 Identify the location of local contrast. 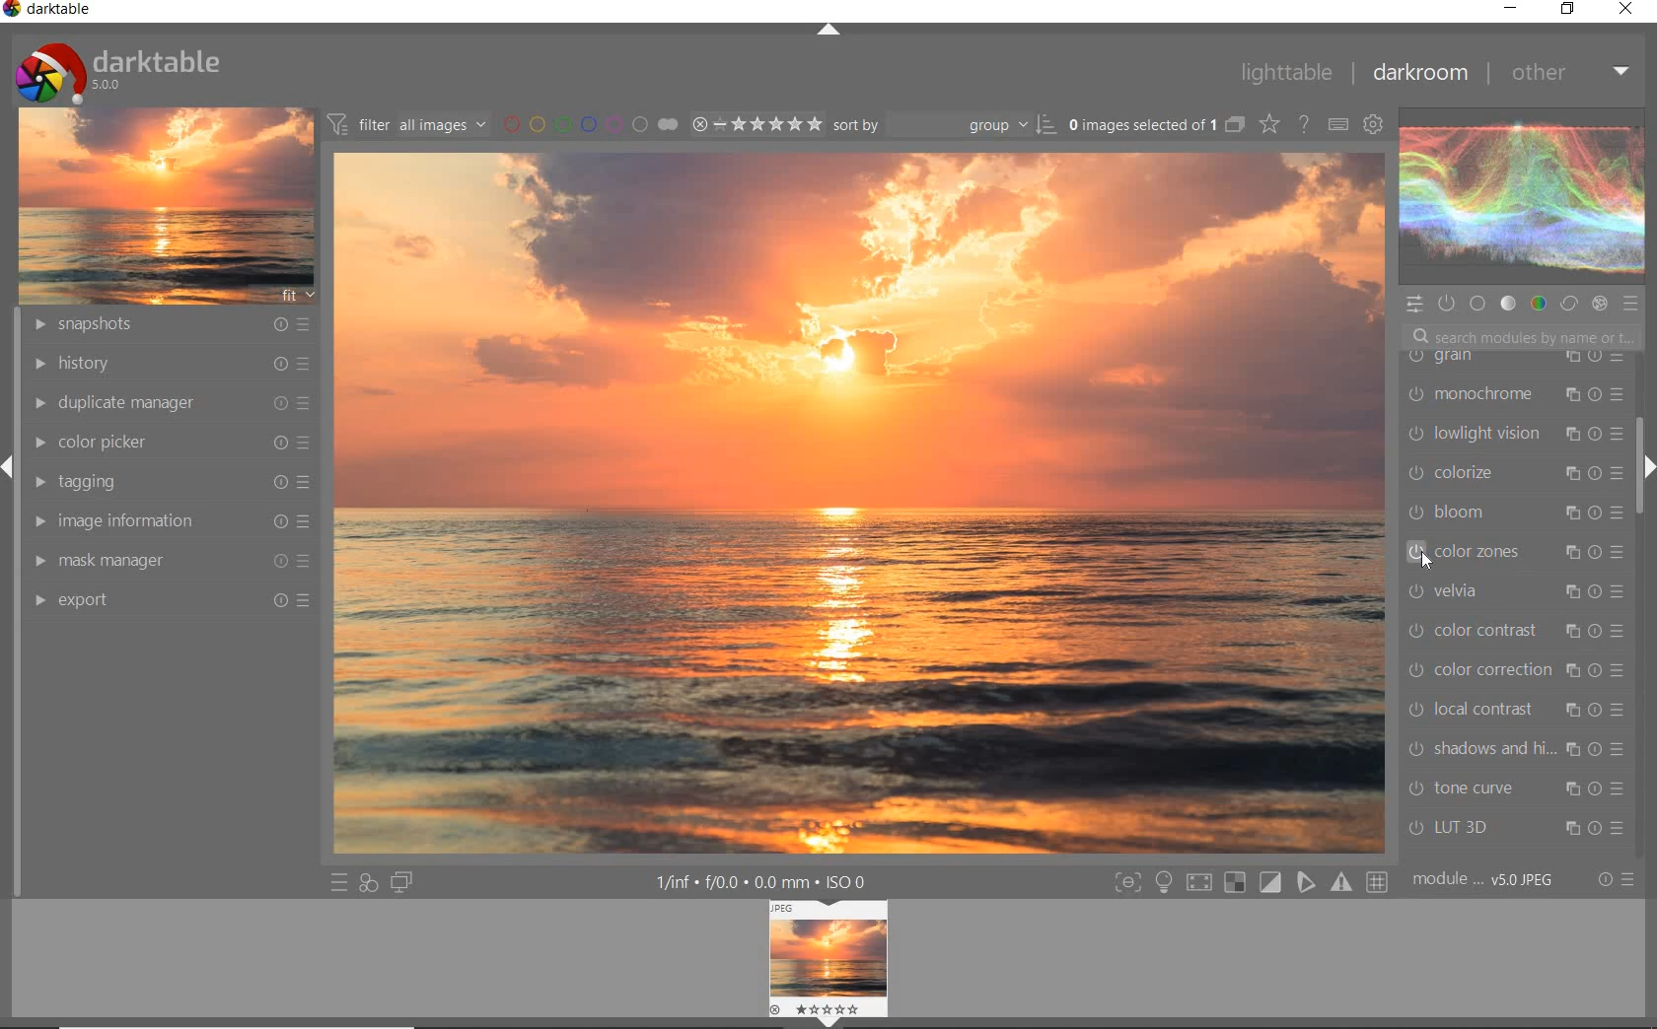
(1521, 709).